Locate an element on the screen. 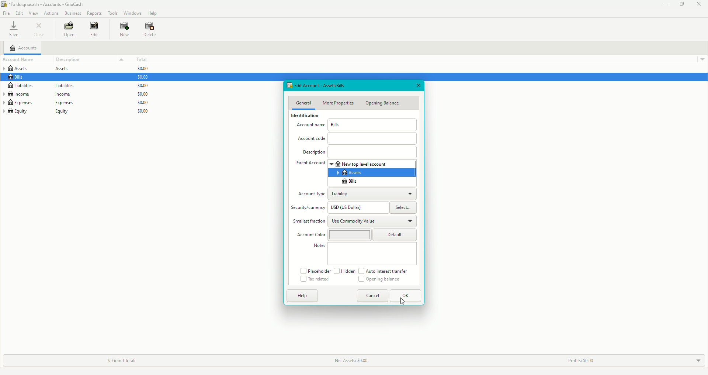  View is located at coordinates (34, 14).